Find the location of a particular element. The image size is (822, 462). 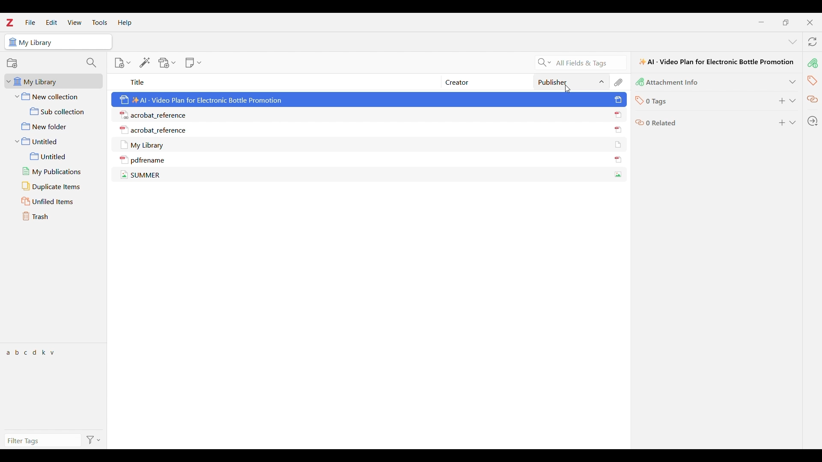

Show interface in a smaller tab is located at coordinates (786, 22).